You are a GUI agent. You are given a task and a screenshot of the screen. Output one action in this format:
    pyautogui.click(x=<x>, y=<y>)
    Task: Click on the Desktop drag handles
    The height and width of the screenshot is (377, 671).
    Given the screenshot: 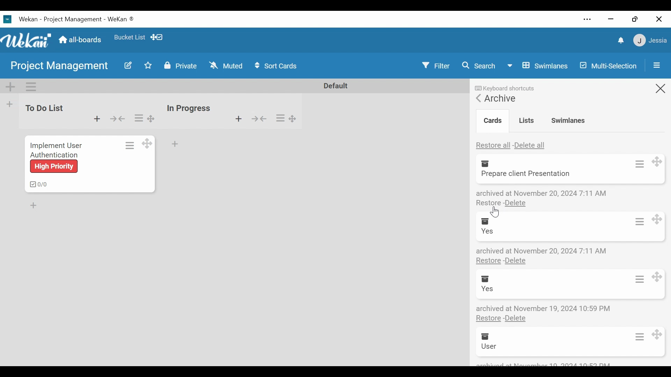 What is the action you would take?
    pyautogui.click(x=659, y=219)
    